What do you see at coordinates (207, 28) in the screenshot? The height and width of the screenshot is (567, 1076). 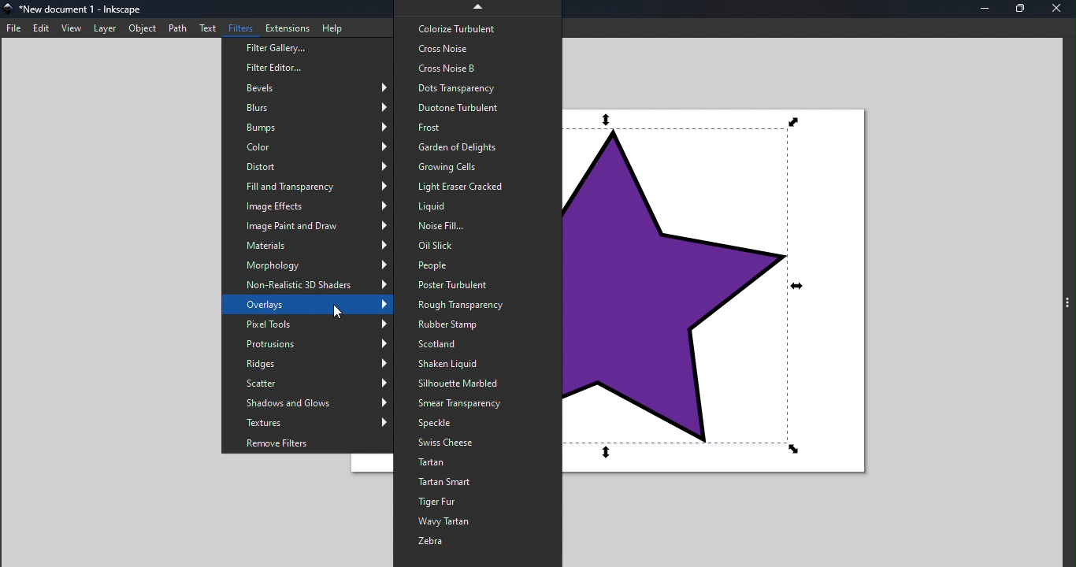 I see `Text` at bounding box center [207, 28].